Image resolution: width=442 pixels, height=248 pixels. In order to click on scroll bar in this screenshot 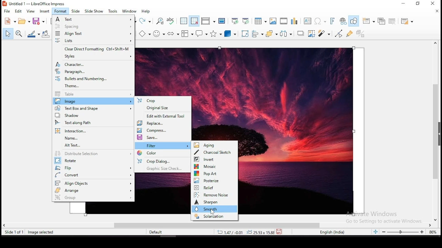, I will do `click(438, 131)`.